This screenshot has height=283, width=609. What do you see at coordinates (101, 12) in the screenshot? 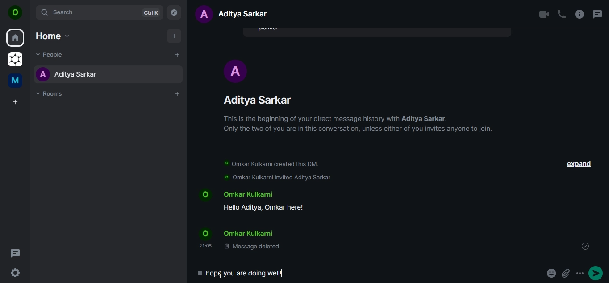
I see `search ` at bounding box center [101, 12].